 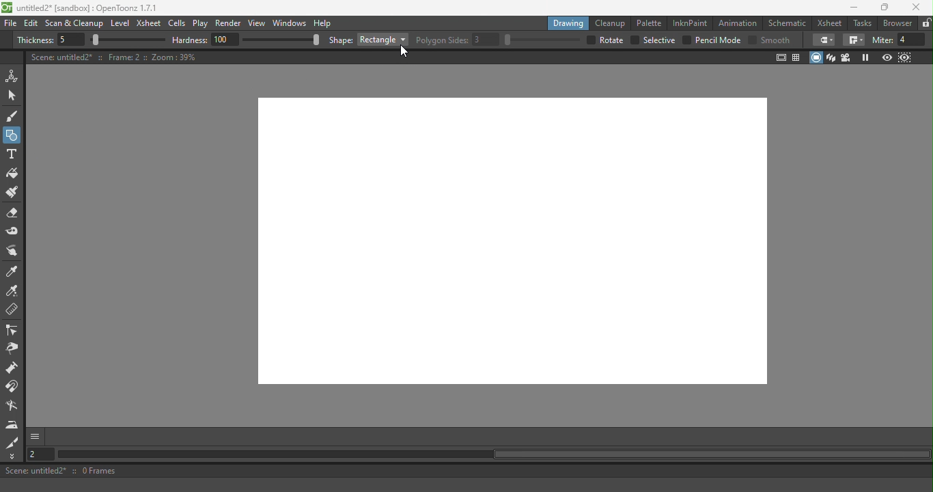 I want to click on Thickness, so click(x=91, y=40).